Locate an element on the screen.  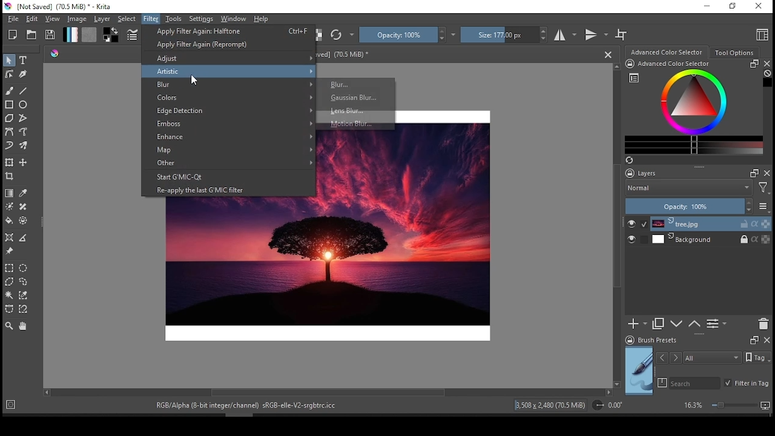
fill tool is located at coordinates (9, 220).